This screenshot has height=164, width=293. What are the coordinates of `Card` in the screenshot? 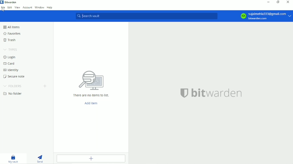 It's located at (10, 64).